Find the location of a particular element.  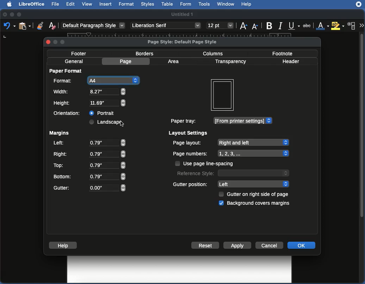

use Page line spacing  is located at coordinates (211, 163).